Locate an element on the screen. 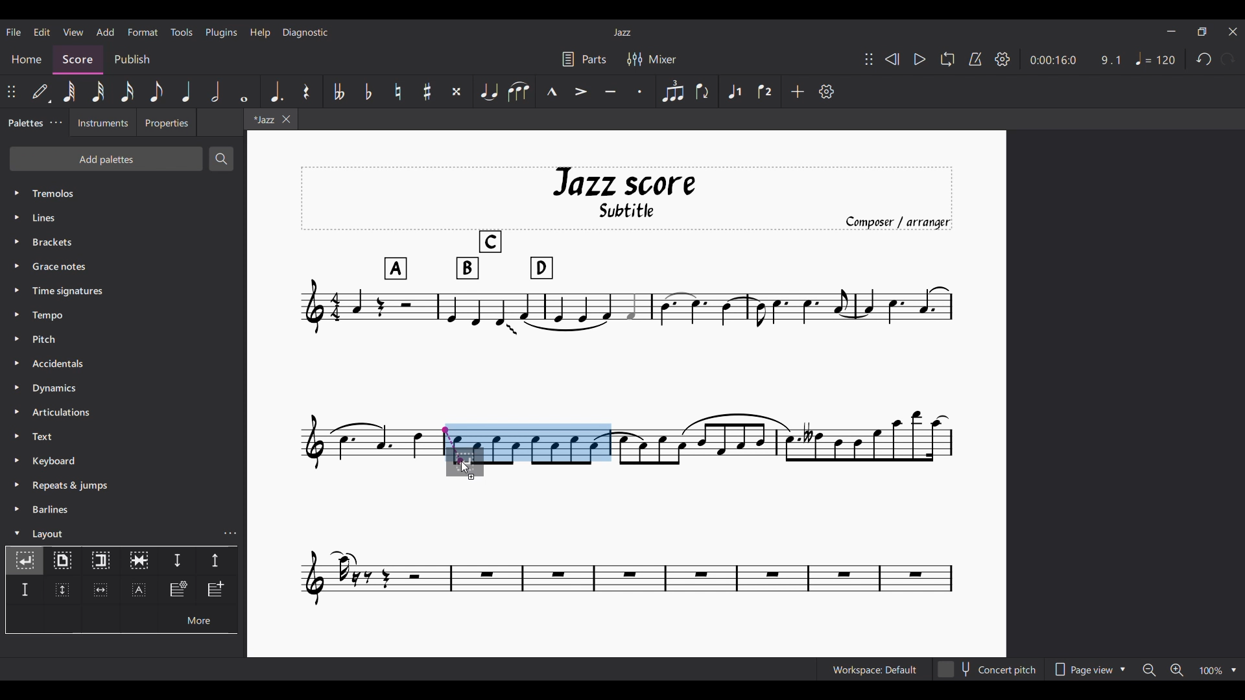  Zoom in is located at coordinates (1176, 670).